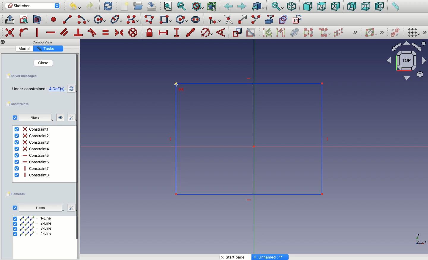 The height and width of the screenshot is (260, 428). Describe the element at coordinates (15, 208) in the screenshot. I see `Checkbox` at that location.